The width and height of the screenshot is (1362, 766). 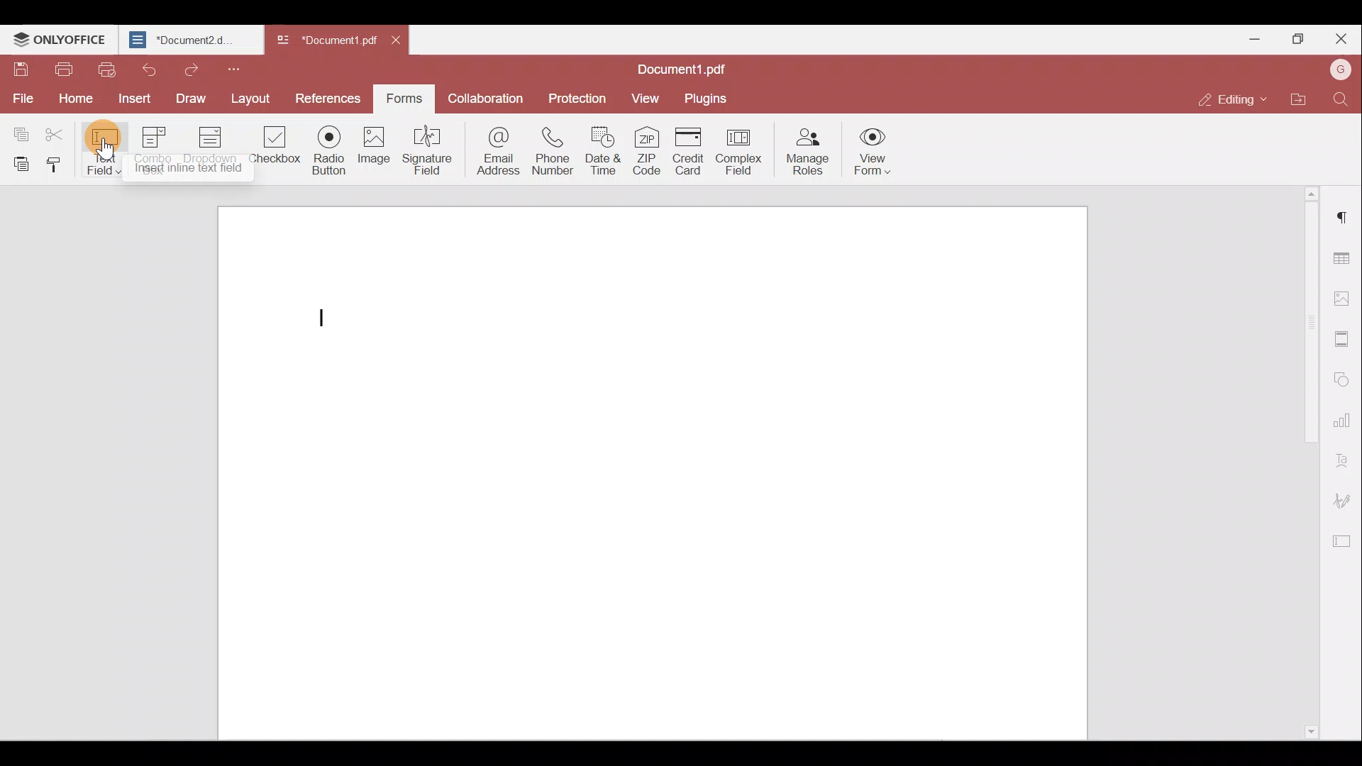 What do you see at coordinates (329, 151) in the screenshot?
I see `Radio button` at bounding box center [329, 151].